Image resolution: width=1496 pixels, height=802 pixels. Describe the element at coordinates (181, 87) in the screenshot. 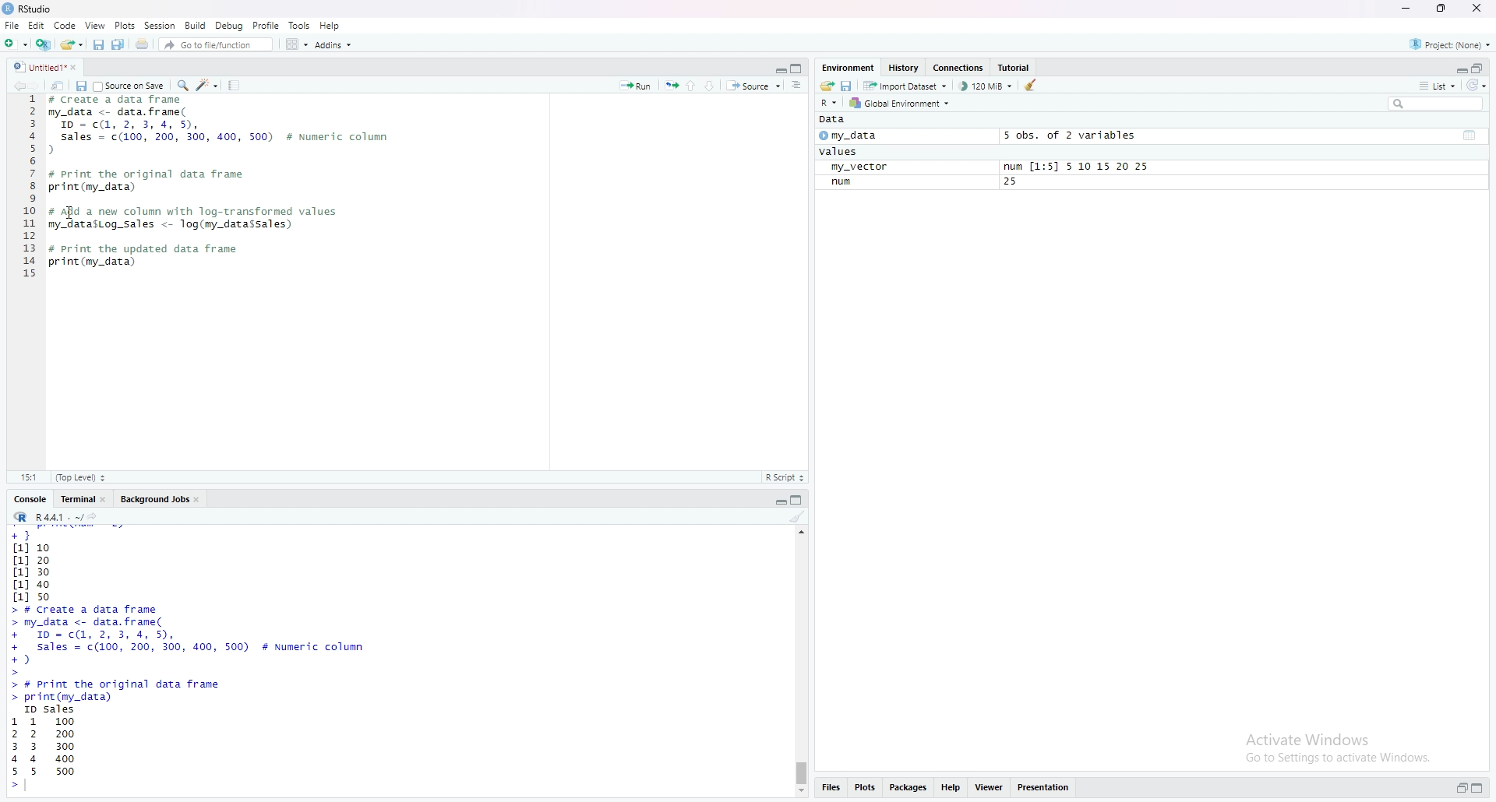

I see `find/replace` at that location.